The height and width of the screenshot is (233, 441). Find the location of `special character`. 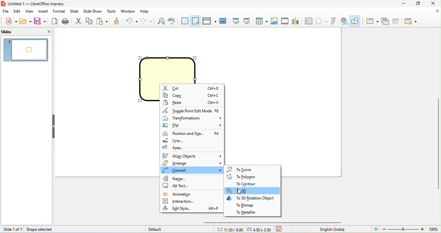

special character is located at coordinates (322, 21).